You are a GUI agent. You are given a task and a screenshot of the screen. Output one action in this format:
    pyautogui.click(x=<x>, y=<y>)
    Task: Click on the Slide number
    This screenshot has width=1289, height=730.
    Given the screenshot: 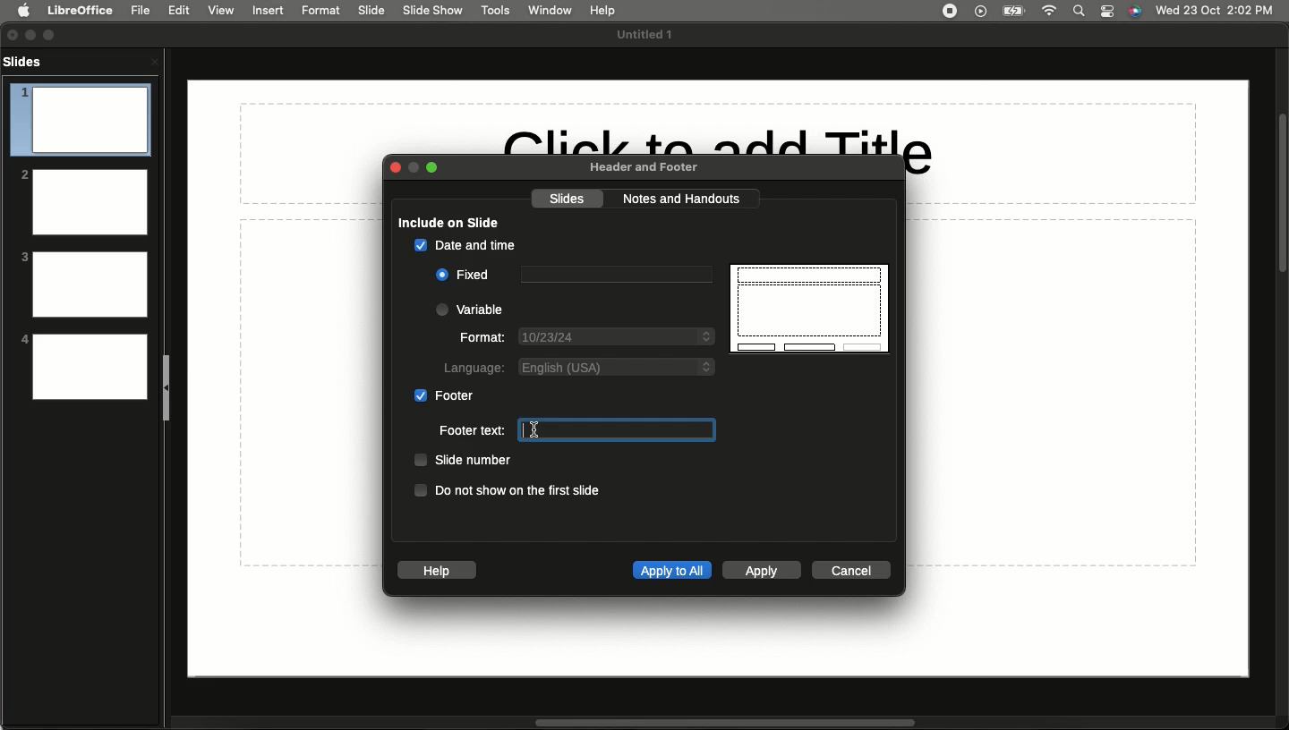 What is the action you would take?
    pyautogui.click(x=460, y=461)
    